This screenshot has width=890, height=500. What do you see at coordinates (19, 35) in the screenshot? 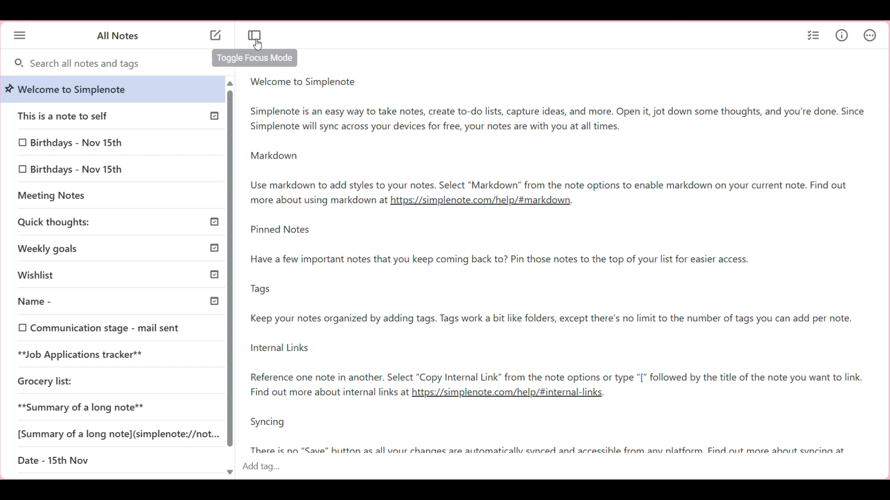
I see `Menu` at bounding box center [19, 35].